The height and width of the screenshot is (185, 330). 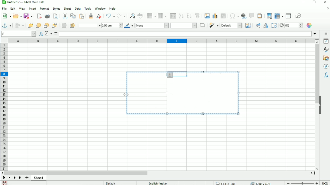 I want to click on Help, so click(x=112, y=8).